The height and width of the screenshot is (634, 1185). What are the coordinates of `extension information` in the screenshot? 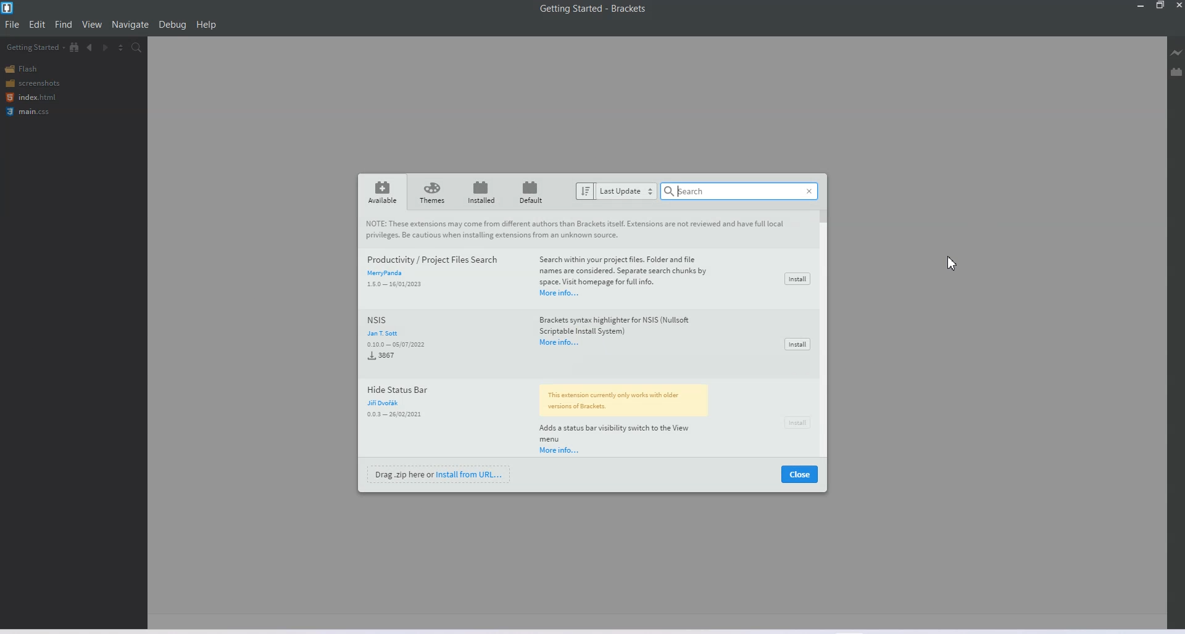 It's located at (629, 270).